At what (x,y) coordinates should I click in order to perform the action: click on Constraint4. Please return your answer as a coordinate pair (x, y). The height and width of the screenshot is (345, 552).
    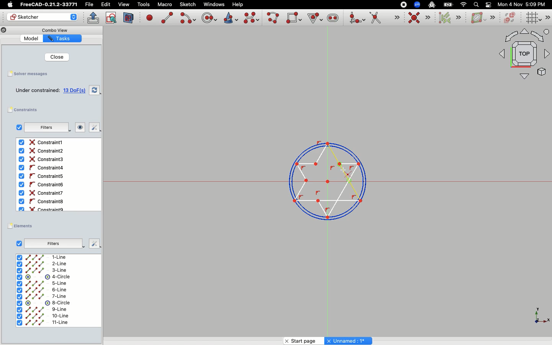
    Looking at the image, I should click on (40, 168).